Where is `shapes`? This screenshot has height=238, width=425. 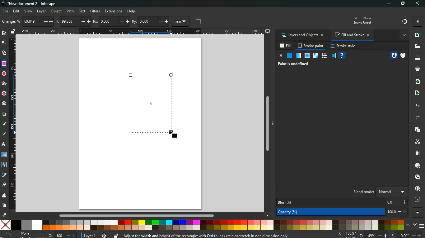 shapes is located at coordinates (5, 54).